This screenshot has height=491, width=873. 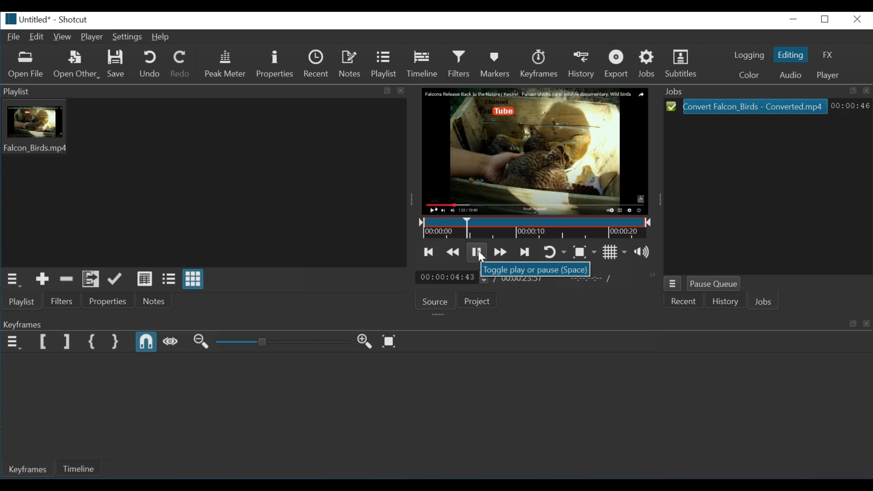 What do you see at coordinates (823, 20) in the screenshot?
I see `maximize` at bounding box center [823, 20].